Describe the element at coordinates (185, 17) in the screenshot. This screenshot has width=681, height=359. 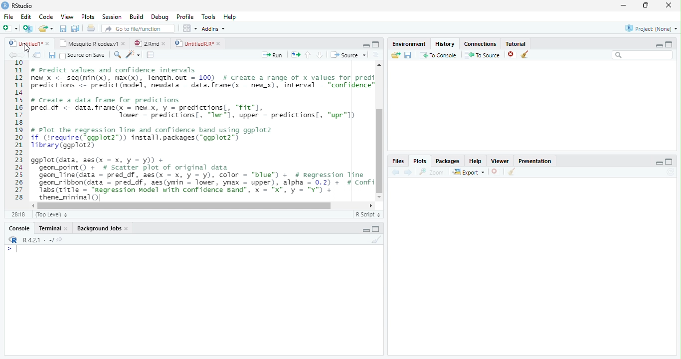
I see `Profile` at that location.